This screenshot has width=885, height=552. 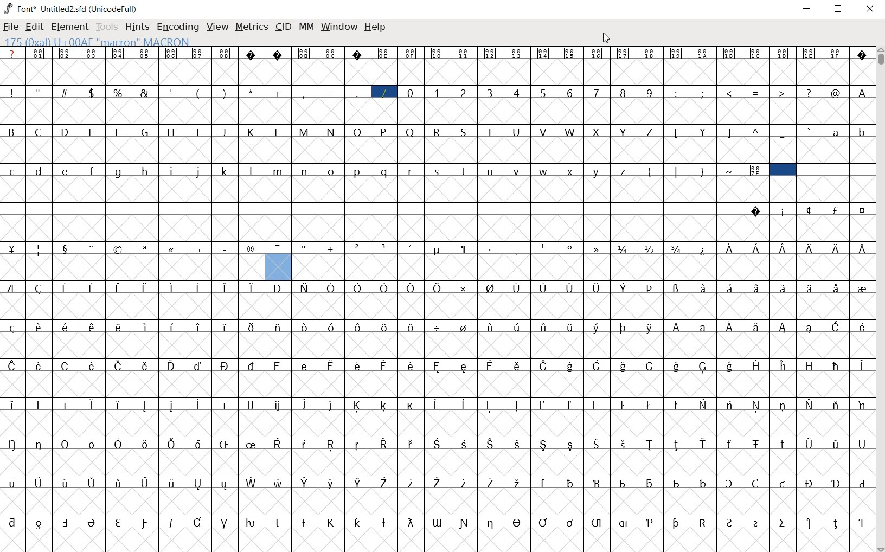 What do you see at coordinates (198, 92) in the screenshot?
I see `(` at bounding box center [198, 92].